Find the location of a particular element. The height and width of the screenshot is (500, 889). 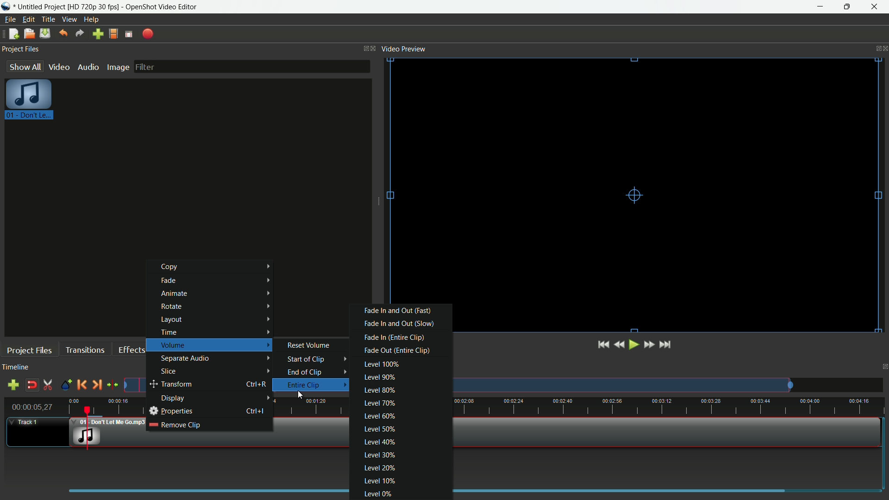

create marker is located at coordinates (65, 385).